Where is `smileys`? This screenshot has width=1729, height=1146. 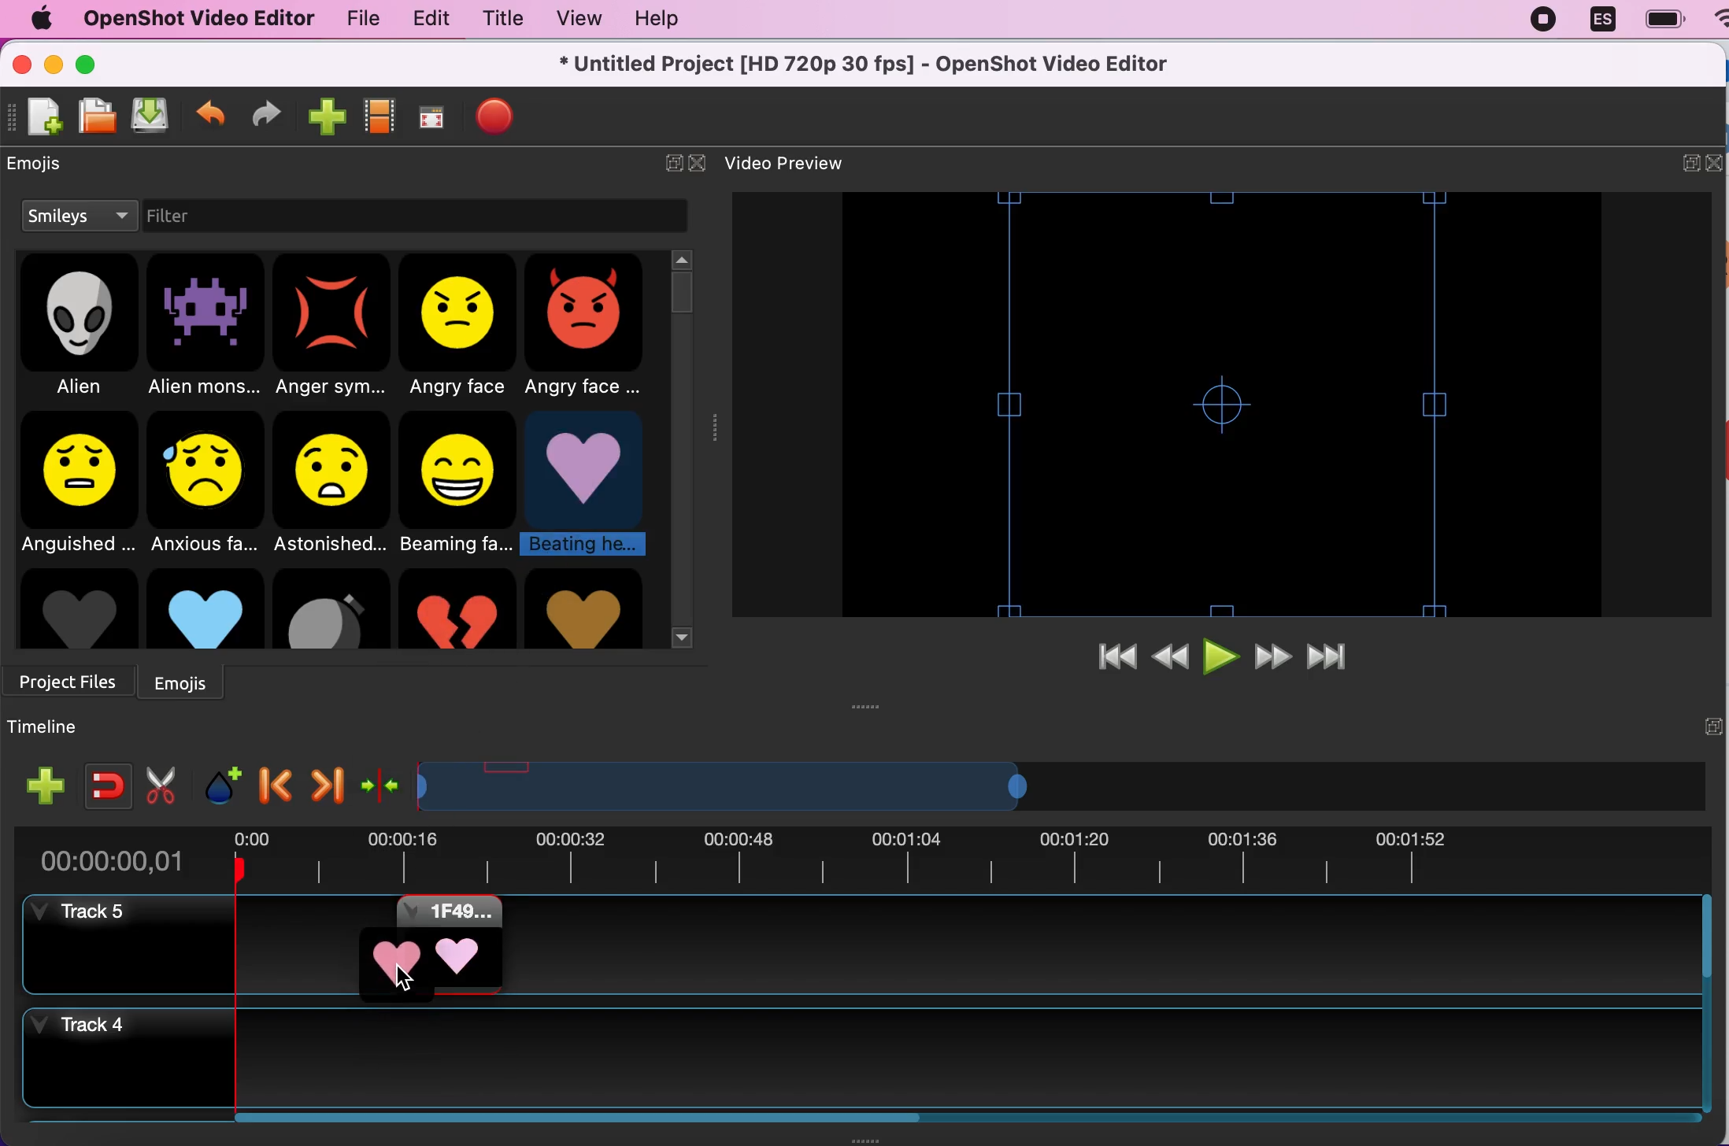
smileys is located at coordinates (78, 217).